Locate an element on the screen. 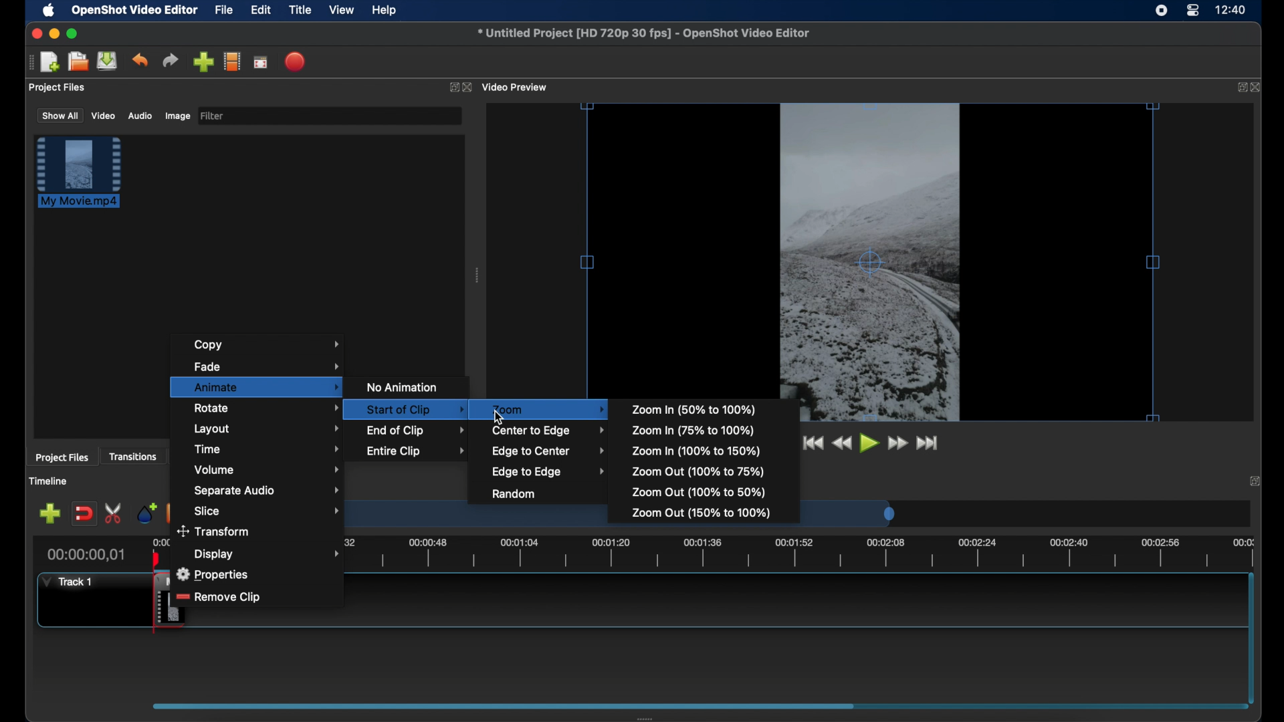  enable razor is located at coordinates (114, 512).